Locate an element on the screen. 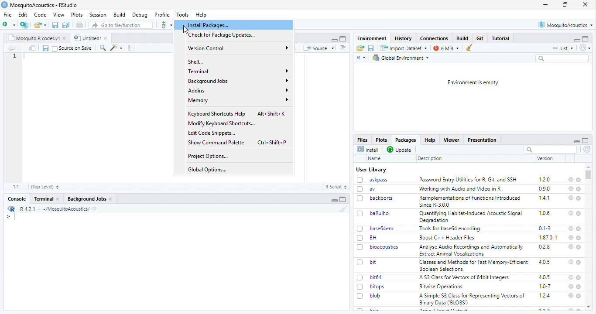  web is located at coordinates (571, 247).